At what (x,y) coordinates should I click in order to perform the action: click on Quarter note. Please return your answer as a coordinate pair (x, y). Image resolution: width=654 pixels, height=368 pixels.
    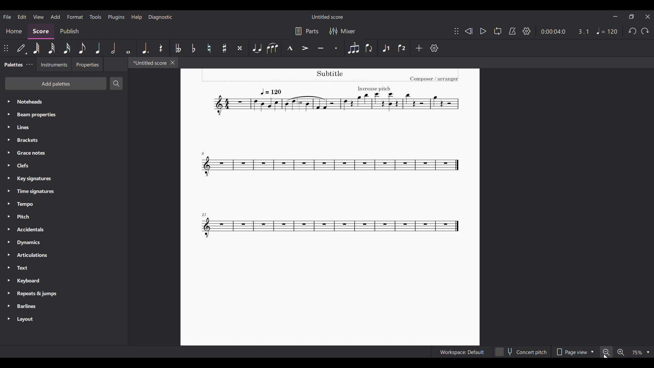
    Looking at the image, I should click on (98, 48).